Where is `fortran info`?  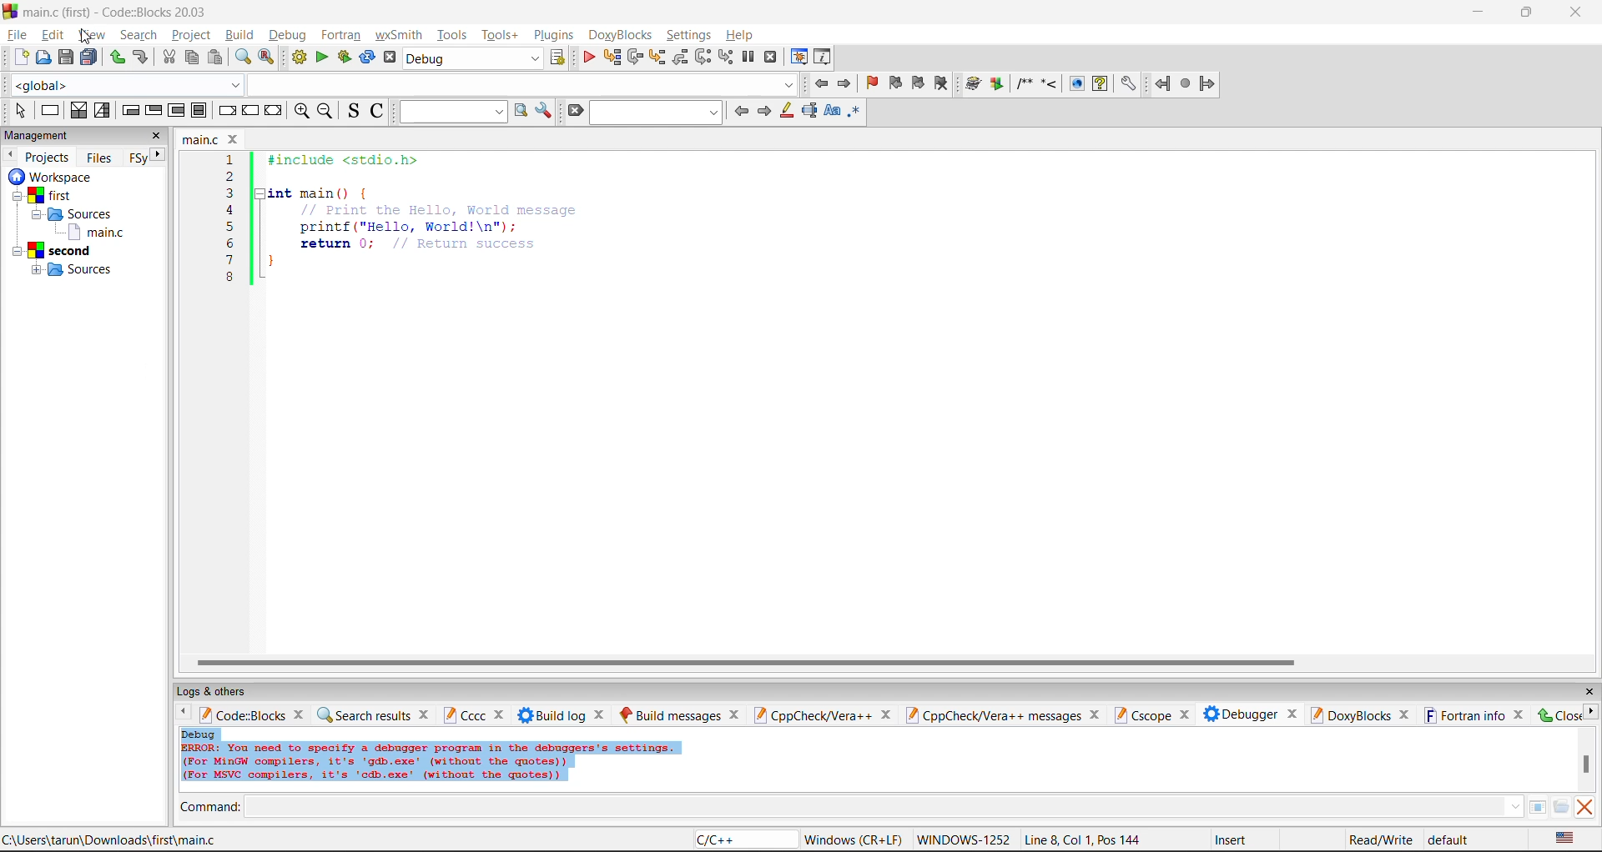 fortran info is located at coordinates (1474, 715).